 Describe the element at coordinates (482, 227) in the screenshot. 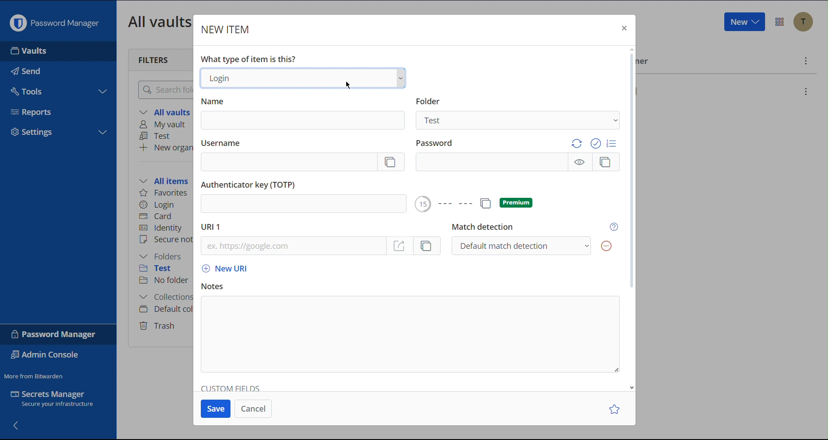

I see `Match Detection` at that location.